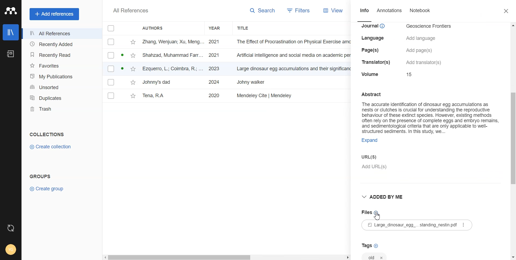 The image size is (516, 260). What do you see at coordinates (248, 41) in the screenshot?
I see `File` at bounding box center [248, 41].